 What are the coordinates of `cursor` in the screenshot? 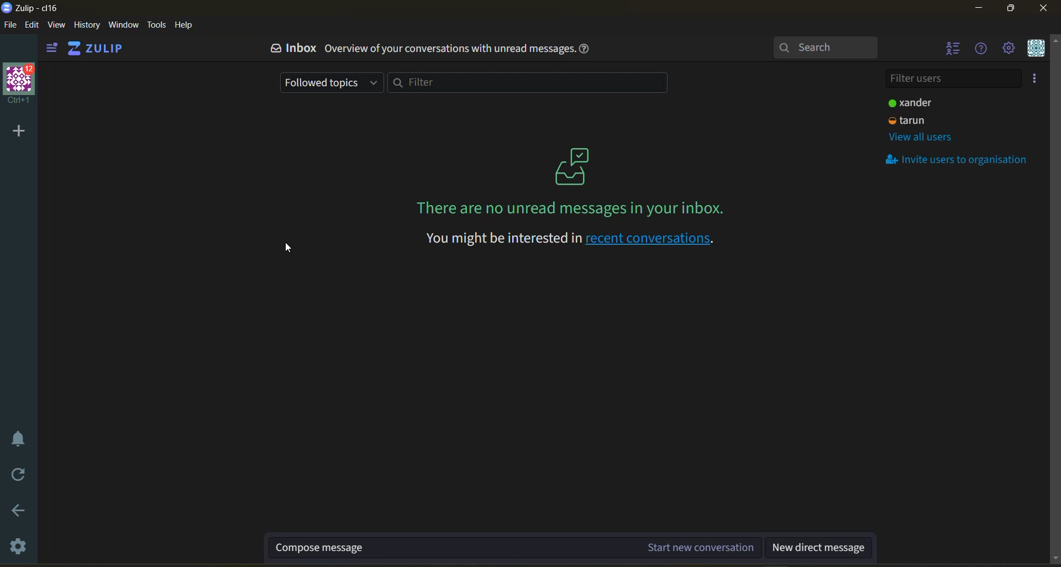 It's located at (292, 250).